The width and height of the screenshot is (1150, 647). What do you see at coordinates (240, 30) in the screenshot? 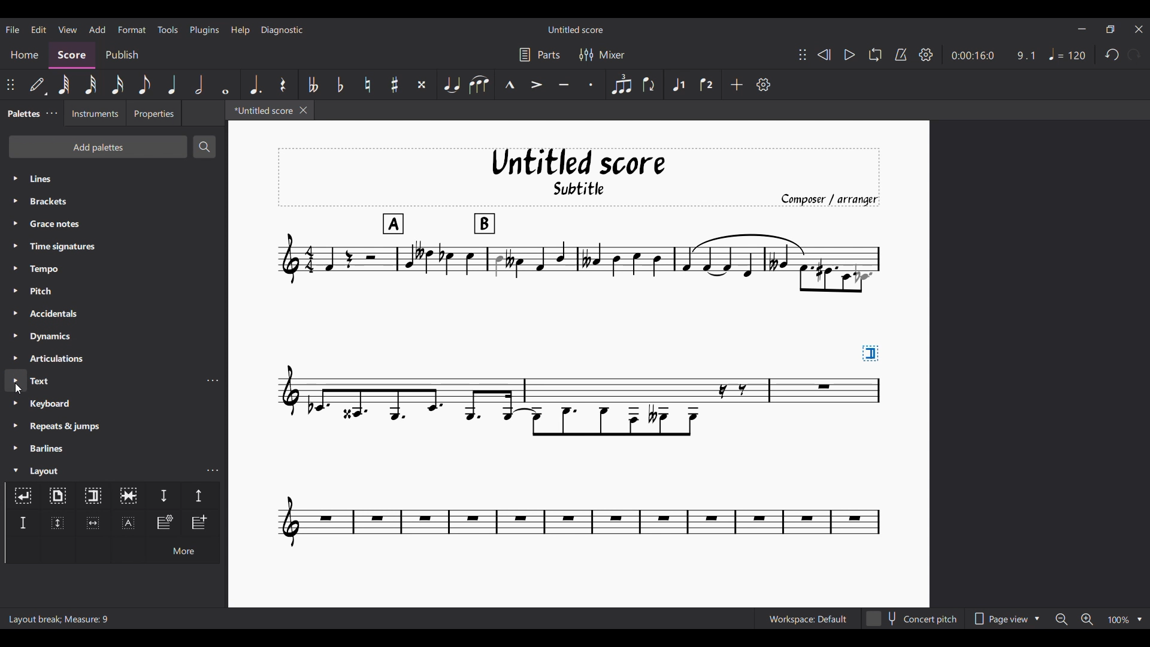
I see `Help menu` at bounding box center [240, 30].